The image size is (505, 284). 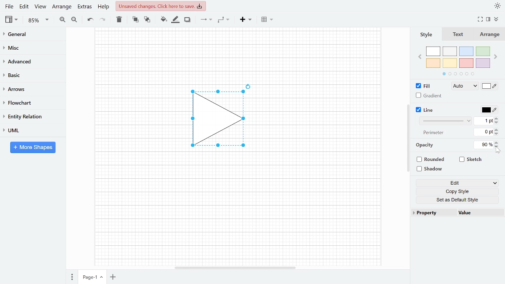 What do you see at coordinates (488, 109) in the screenshot?
I see `Line color` at bounding box center [488, 109].